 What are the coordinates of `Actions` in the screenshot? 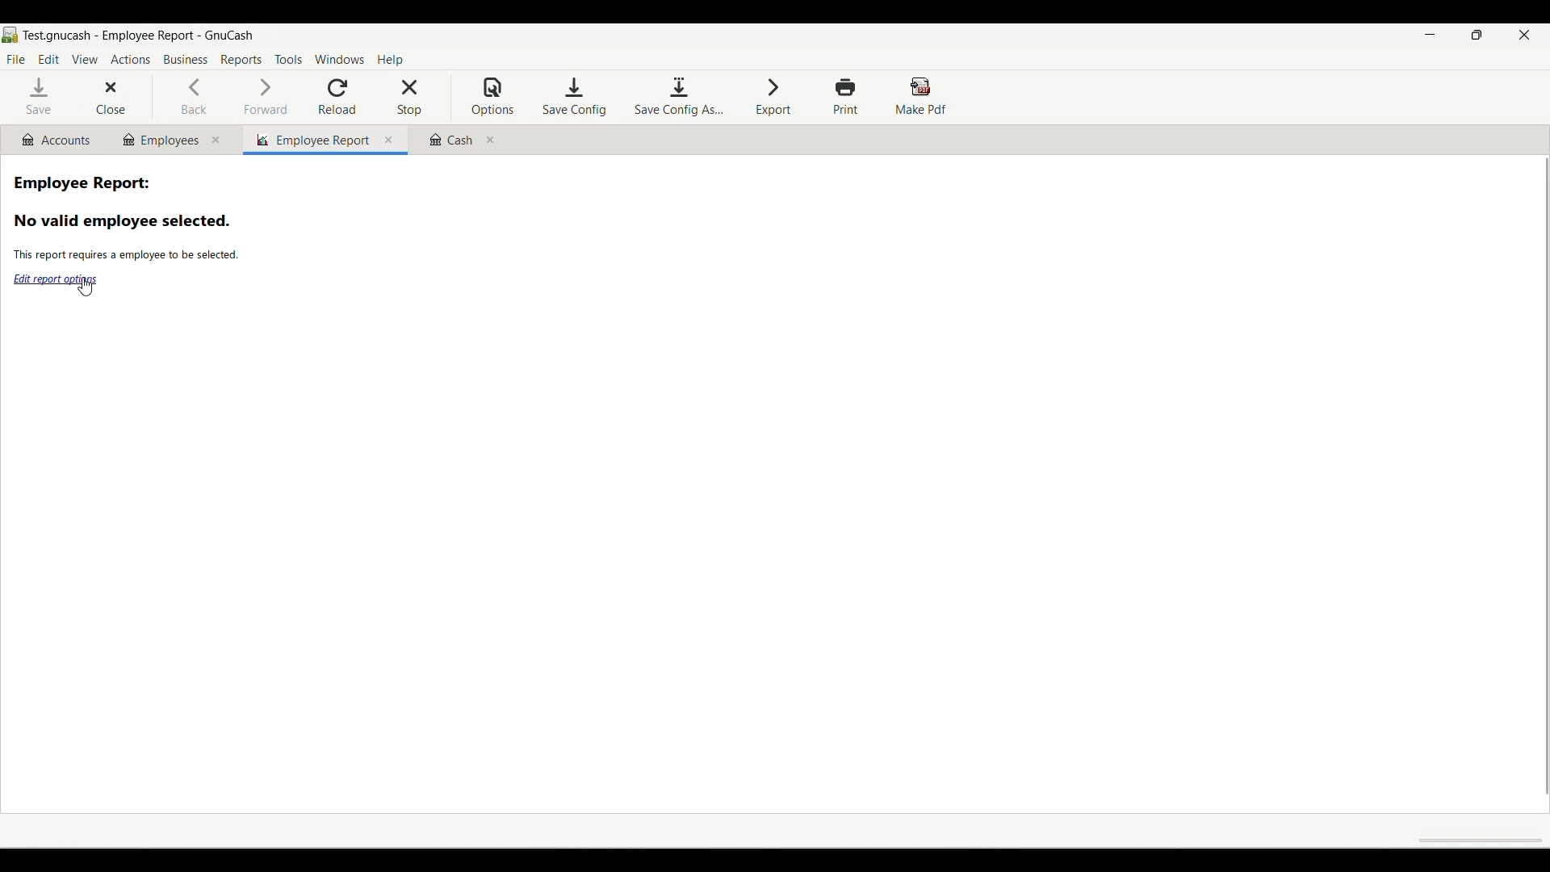 It's located at (130, 59).